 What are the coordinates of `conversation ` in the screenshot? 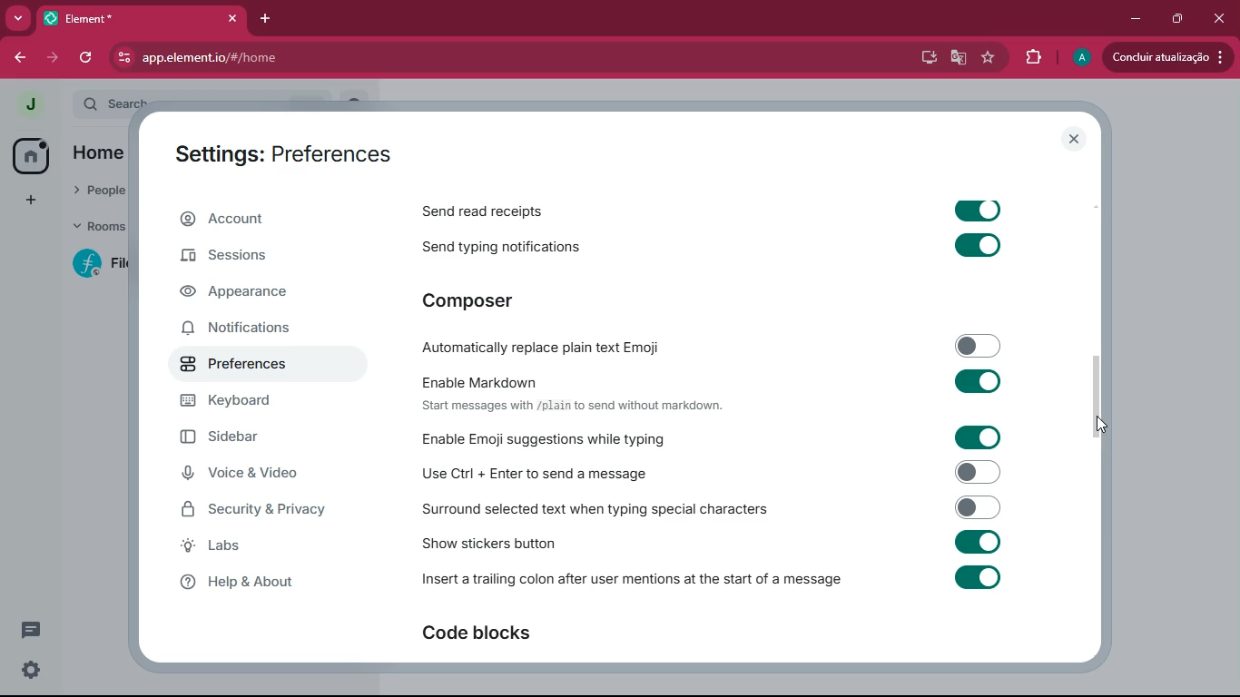 It's located at (29, 630).